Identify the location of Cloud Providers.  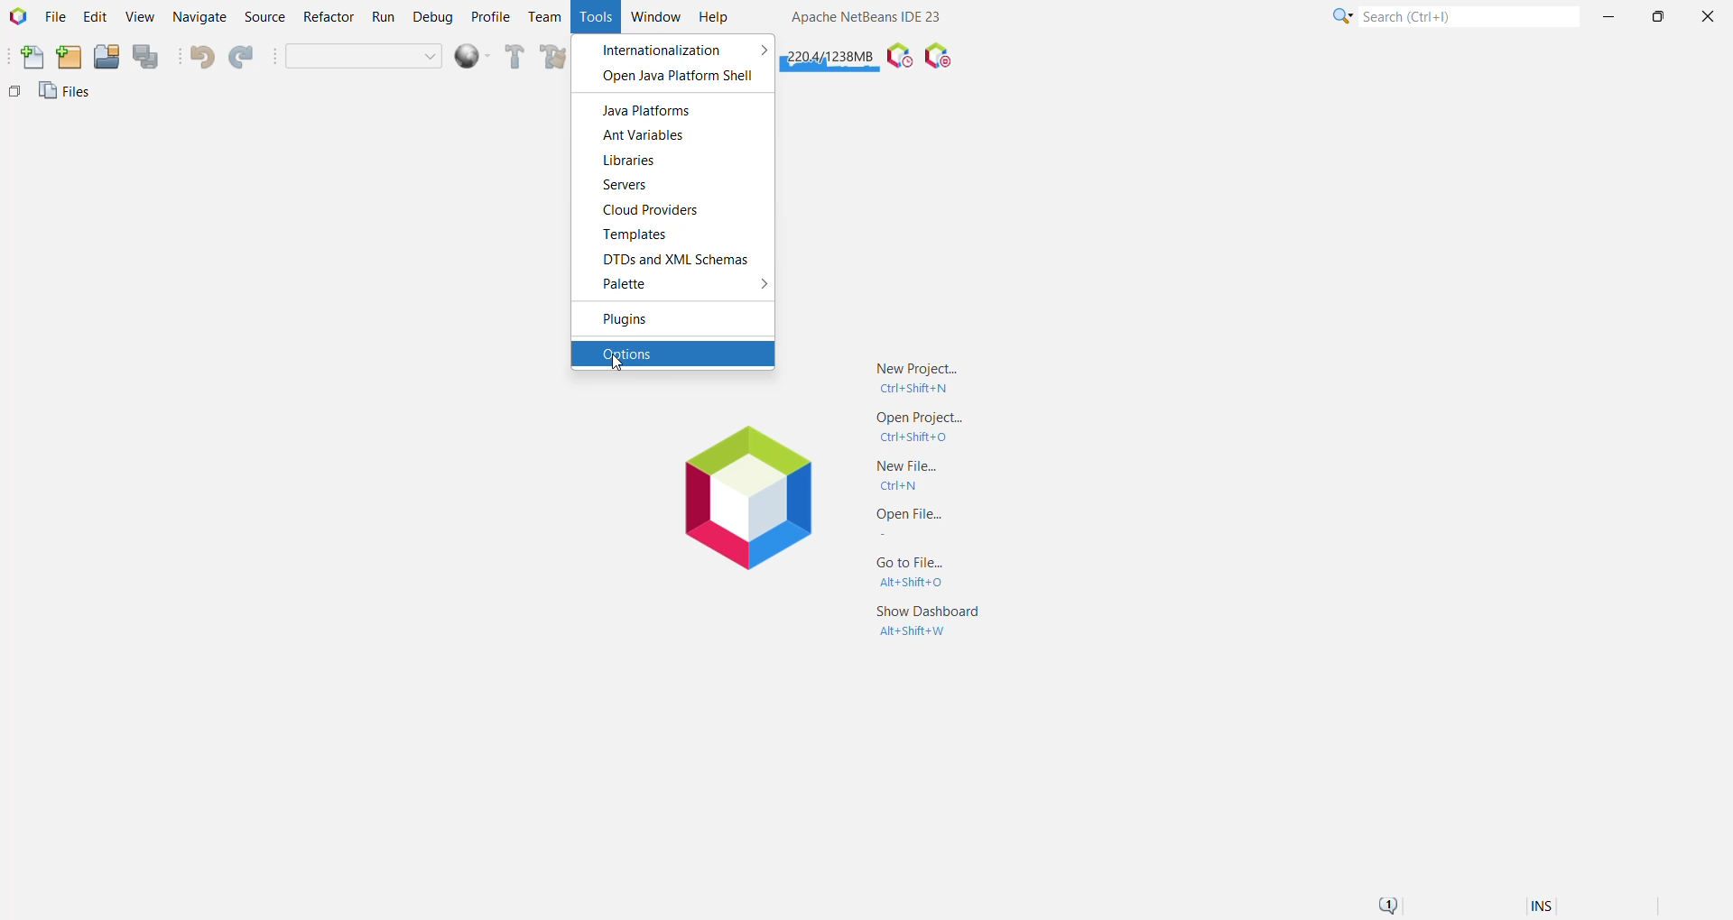
(651, 211).